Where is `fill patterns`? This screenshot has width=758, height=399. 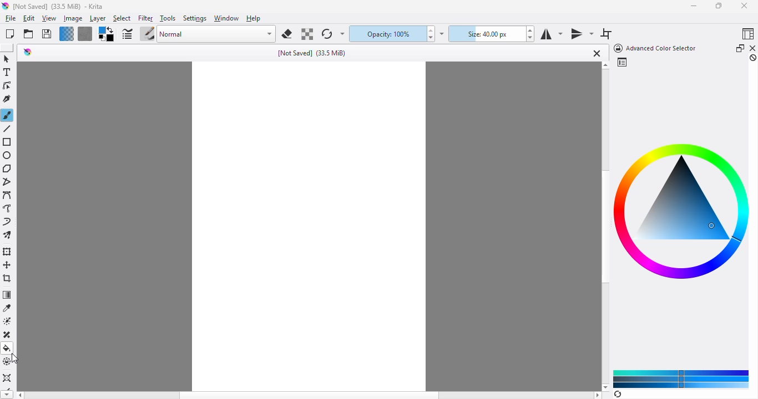 fill patterns is located at coordinates (85, 34).